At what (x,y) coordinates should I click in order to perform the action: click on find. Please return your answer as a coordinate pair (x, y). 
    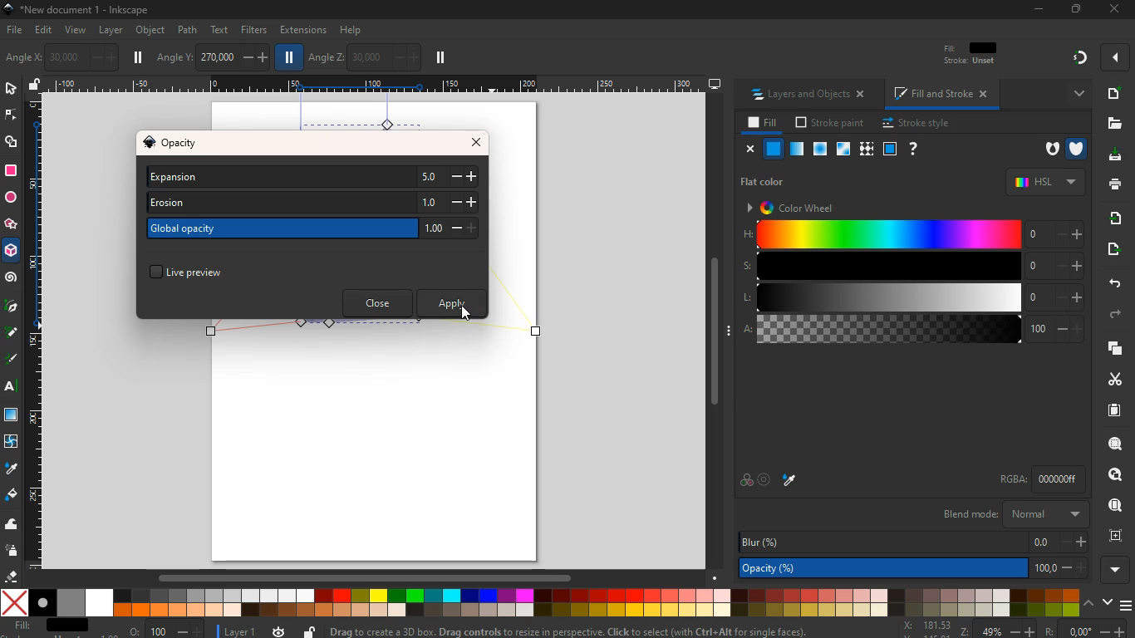
    Looking at the image, I should click on (1116, 474).